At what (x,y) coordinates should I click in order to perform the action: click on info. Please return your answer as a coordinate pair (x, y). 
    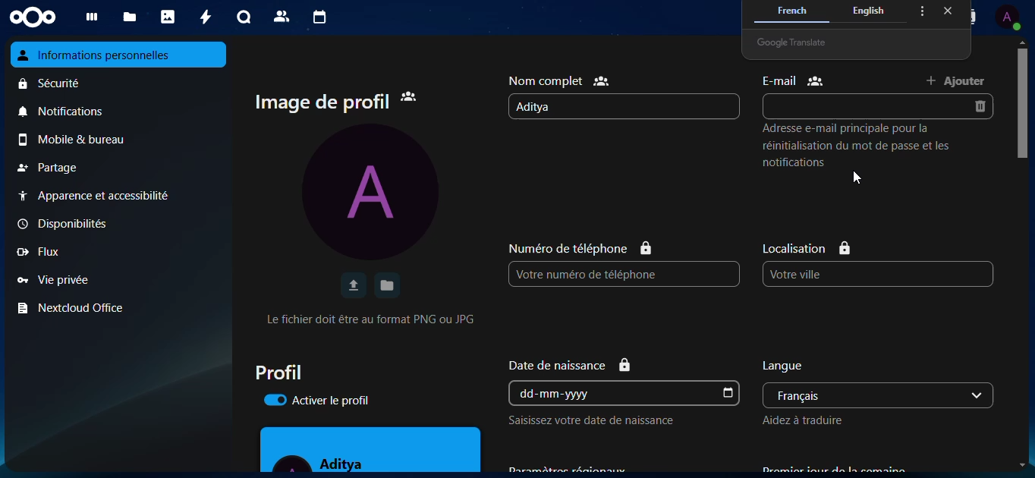
    Looking at the image, I should click on (380, 319).